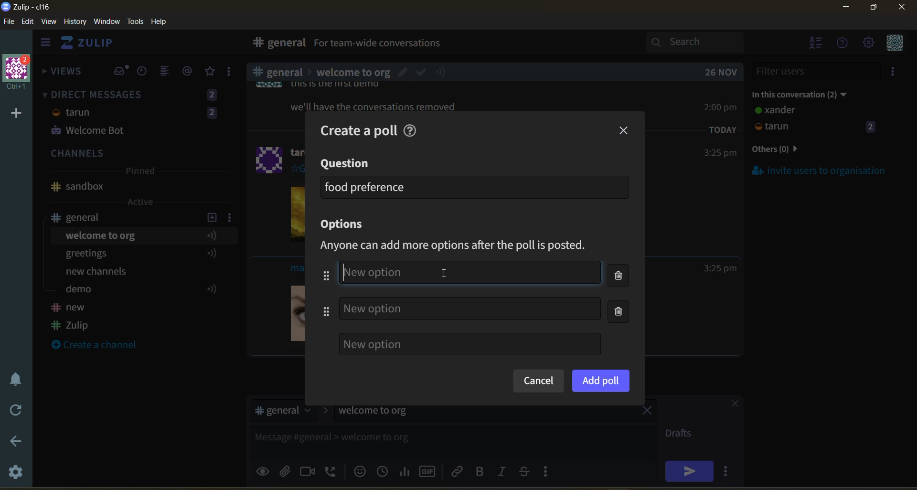 This screenshot has width=917, height=490. Describe the element at coordinates (728, 471) in the screenshot. I see `send options` at that location.